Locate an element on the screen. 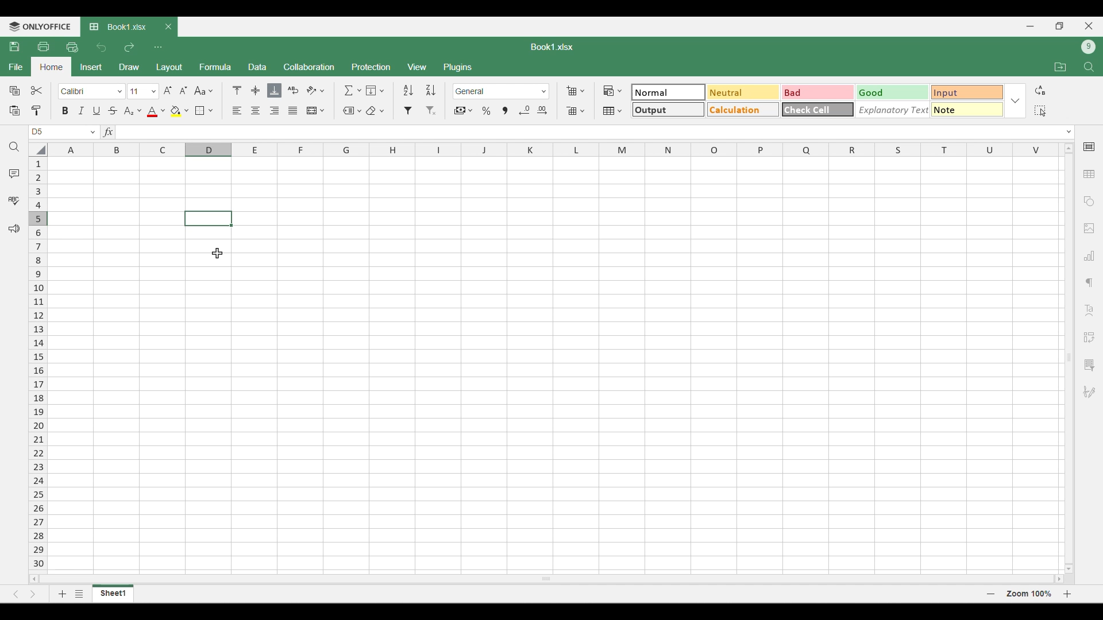  Insert table is located at coordinates (1090, 175).